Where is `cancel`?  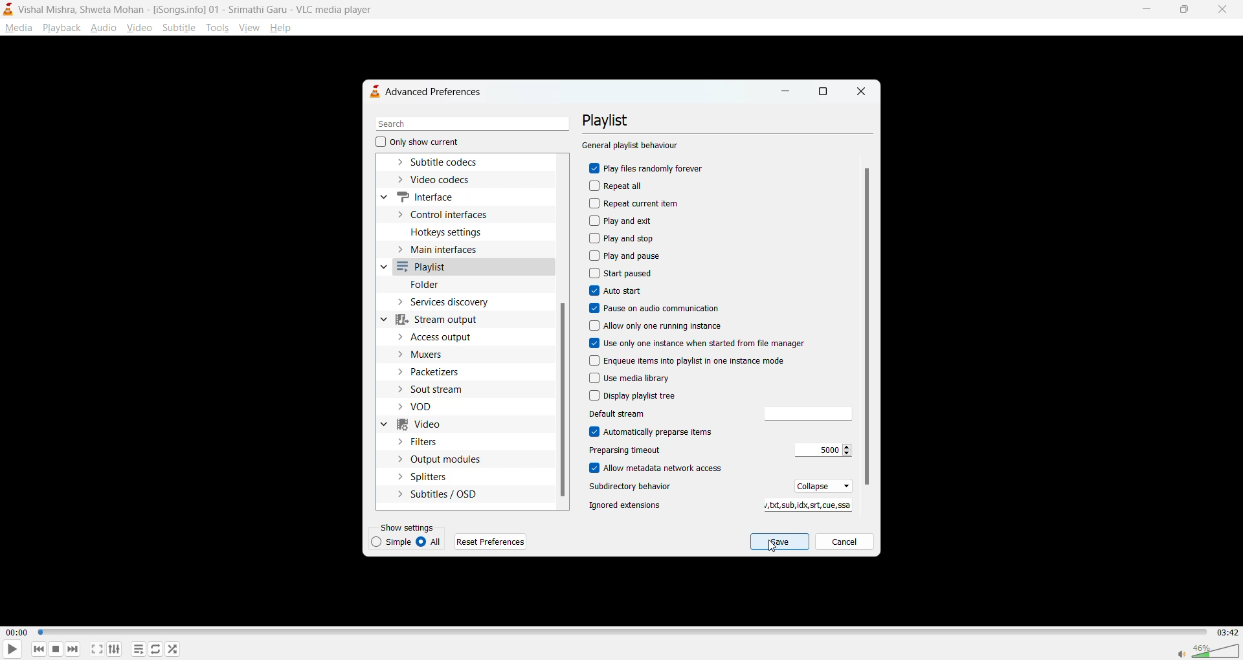 cancel is located at coordinates (844, 544).